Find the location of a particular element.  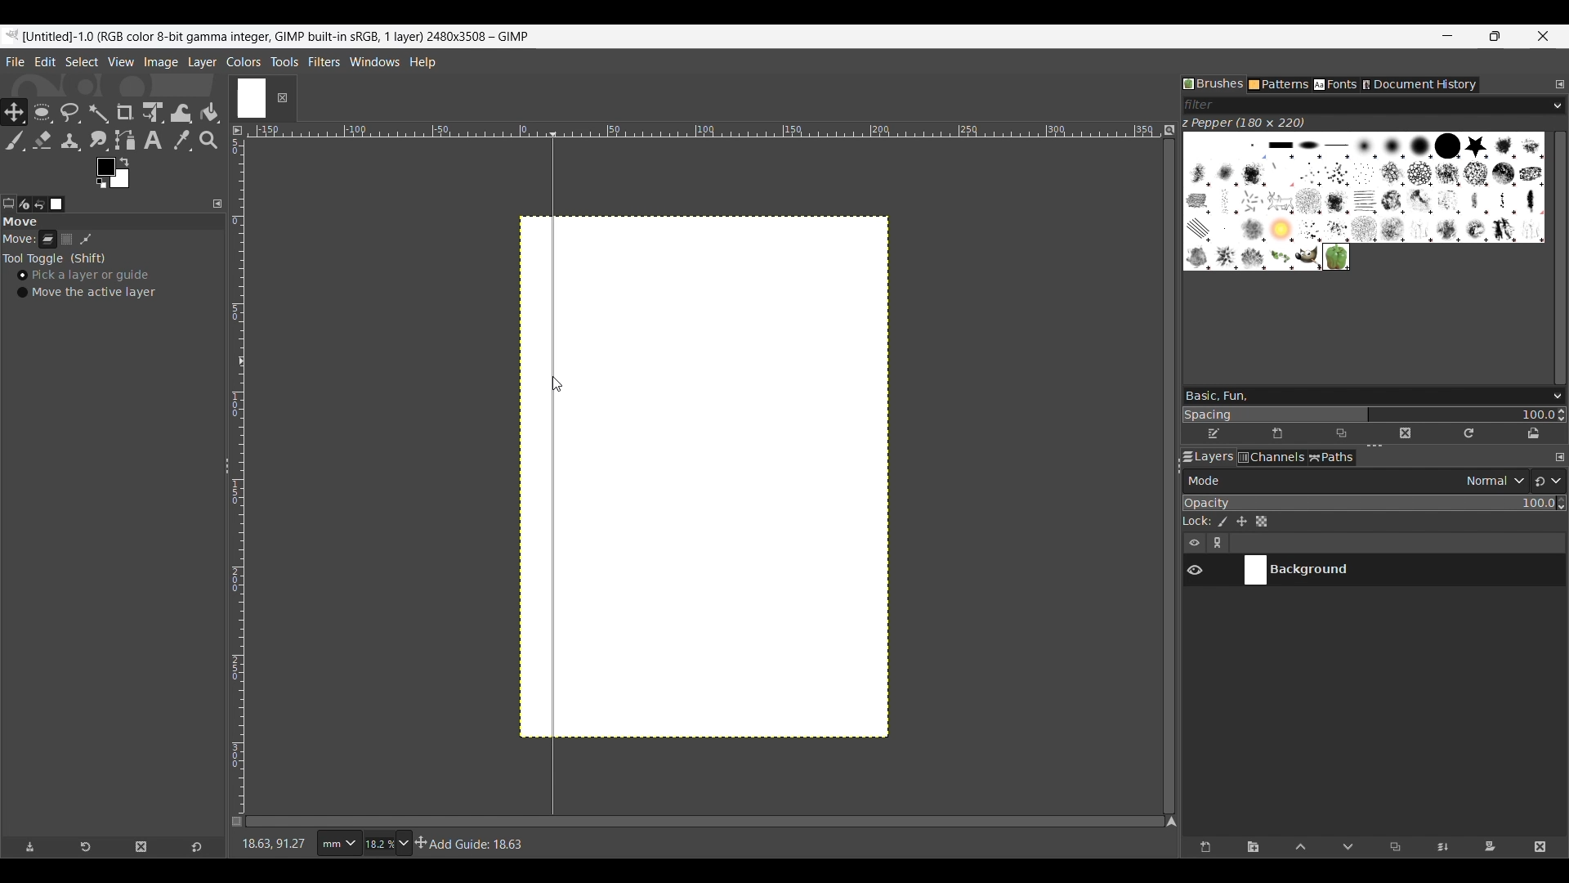

Ellipse select tool is located at coordinates (40, 112).